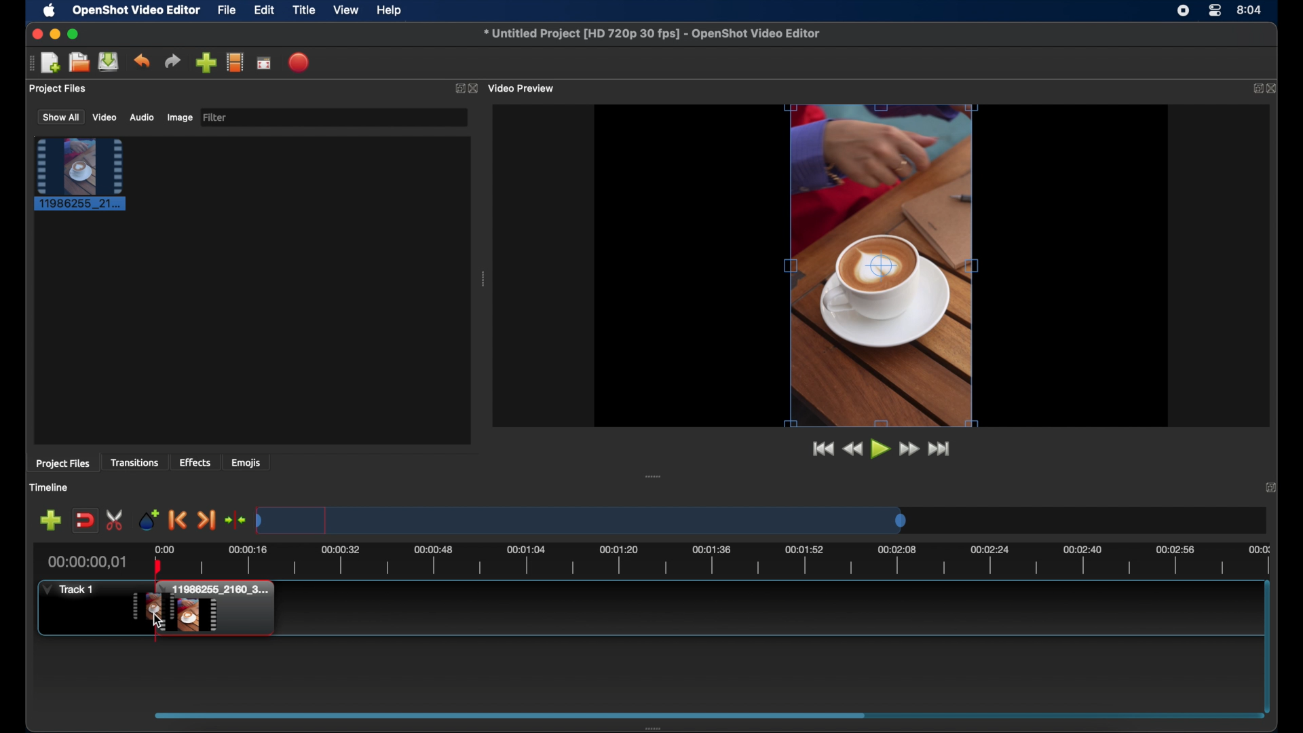 The height and width of the screenshot is (733, 1303). I want to click on track, so click(202, 609).